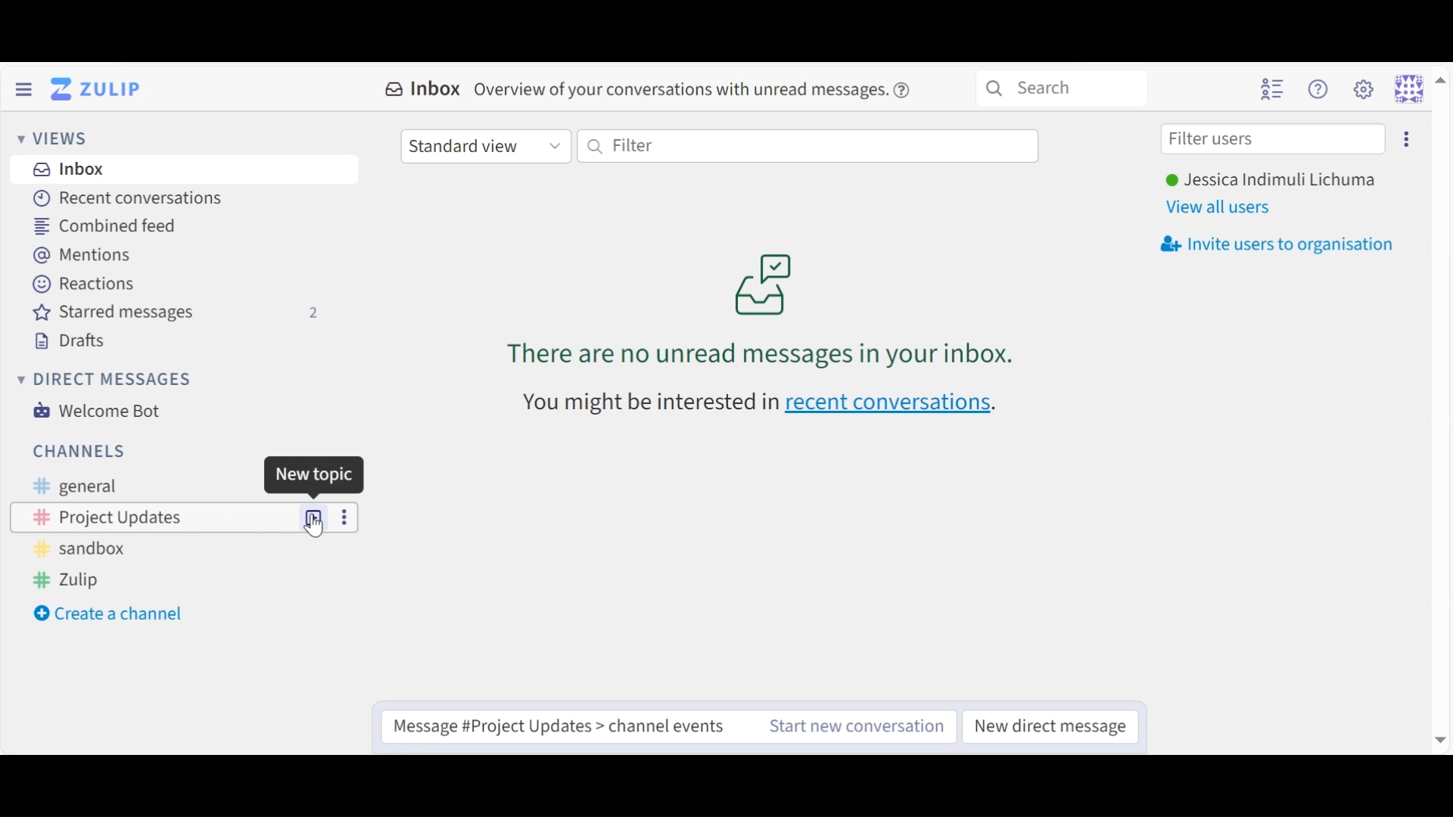  I want to click on Create a channel, so click(111, 615).